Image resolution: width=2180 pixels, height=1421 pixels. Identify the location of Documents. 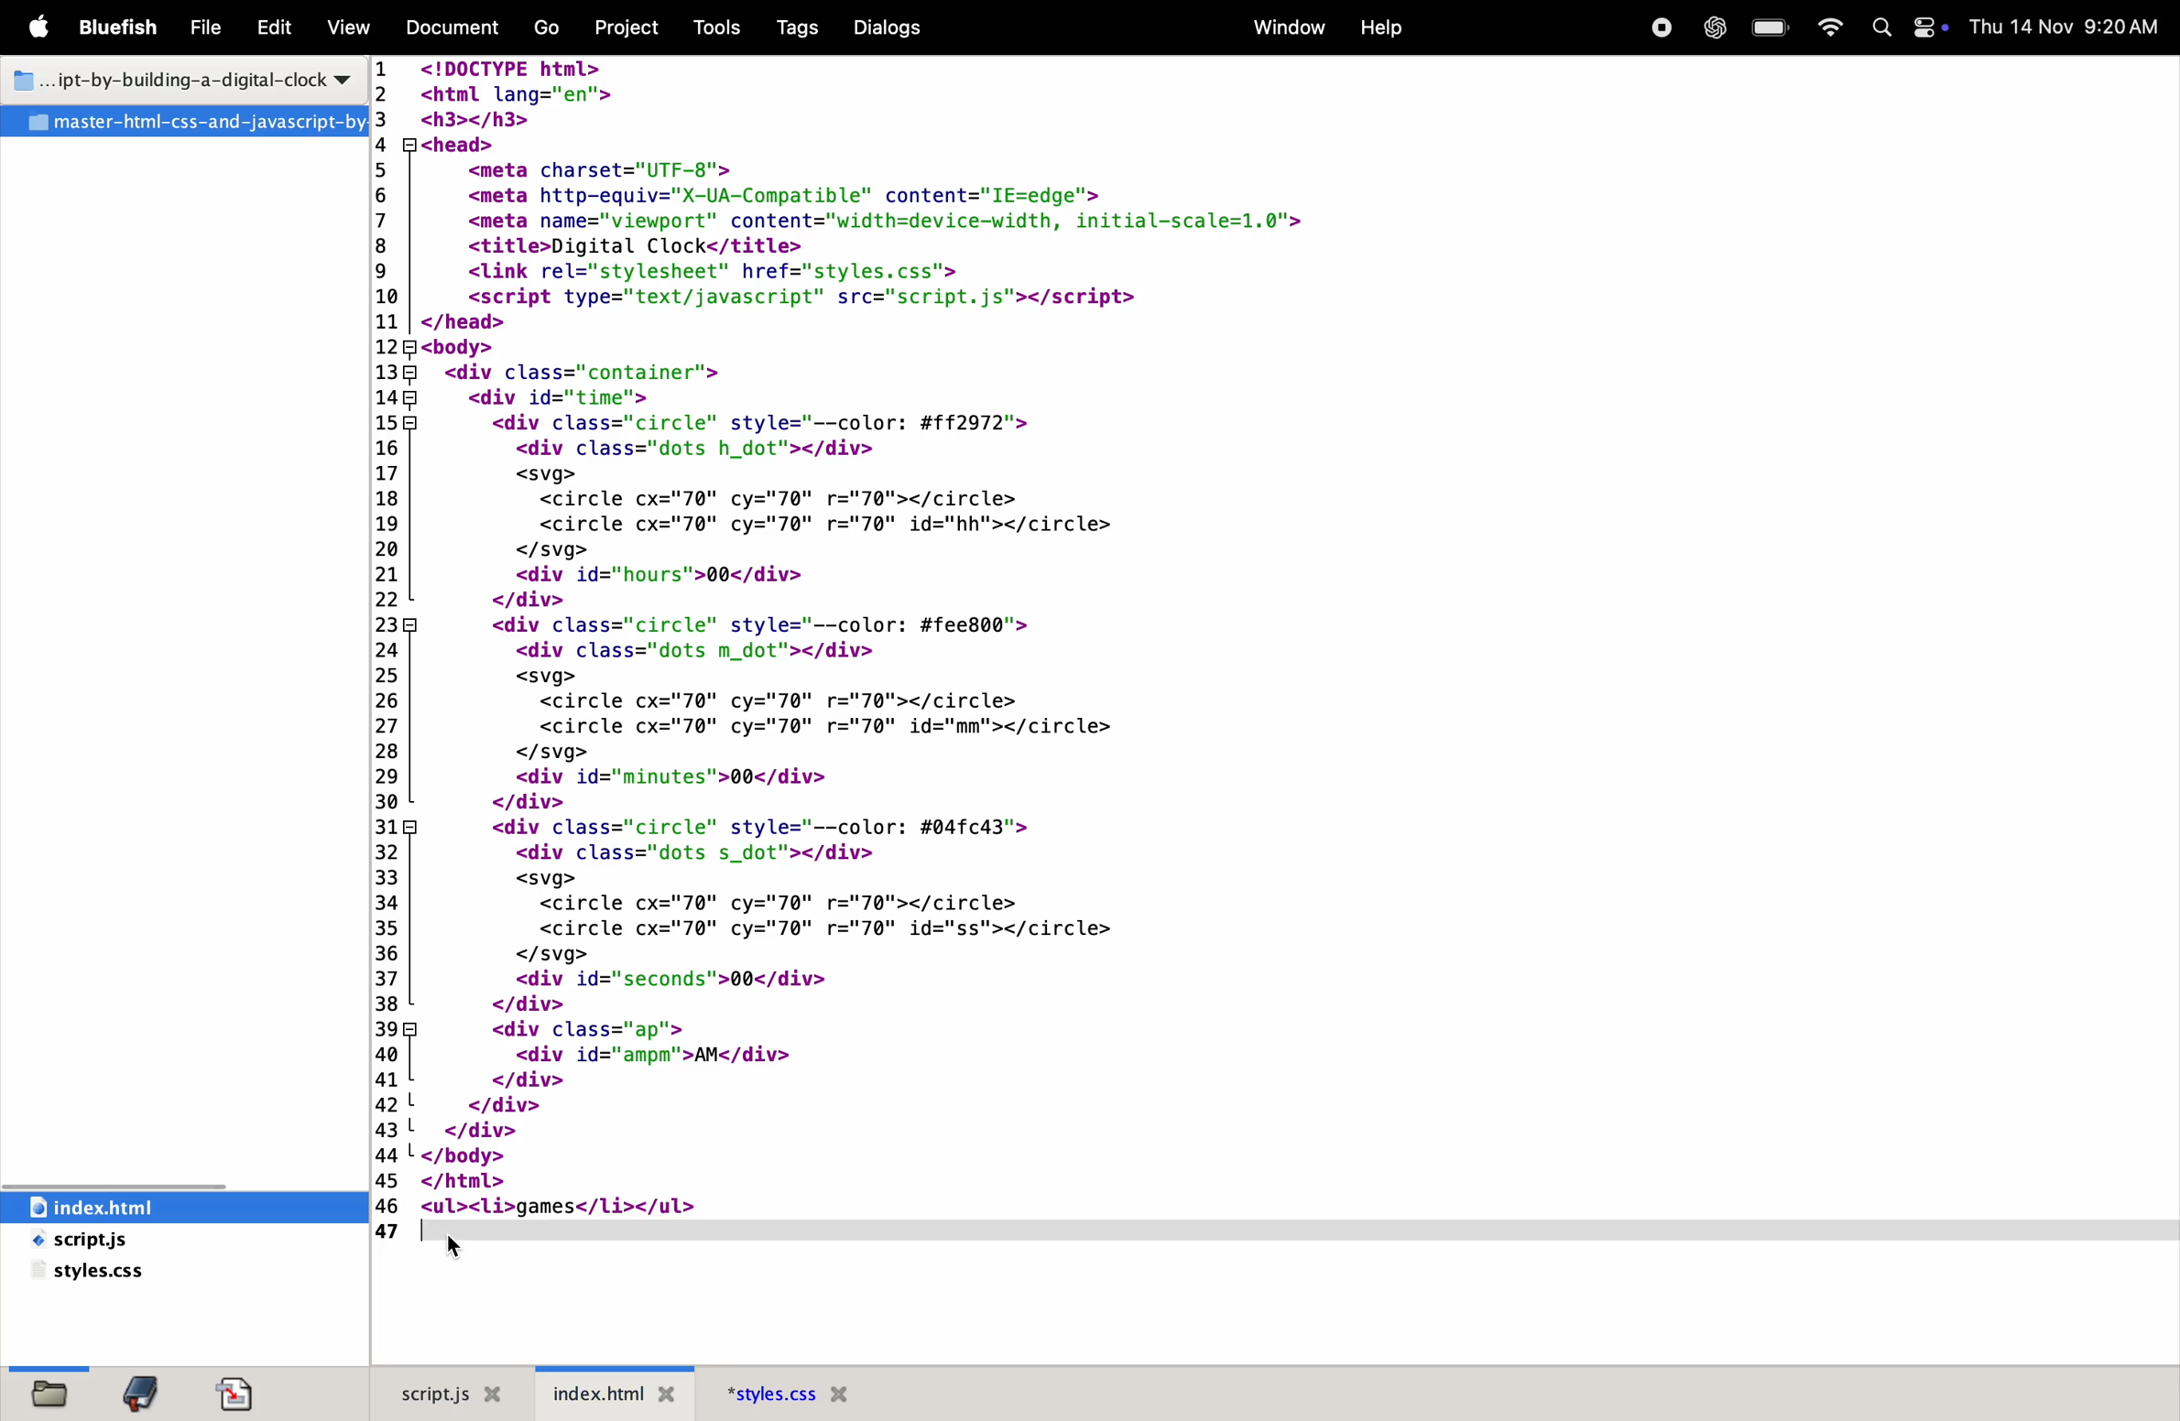
(455, 28).